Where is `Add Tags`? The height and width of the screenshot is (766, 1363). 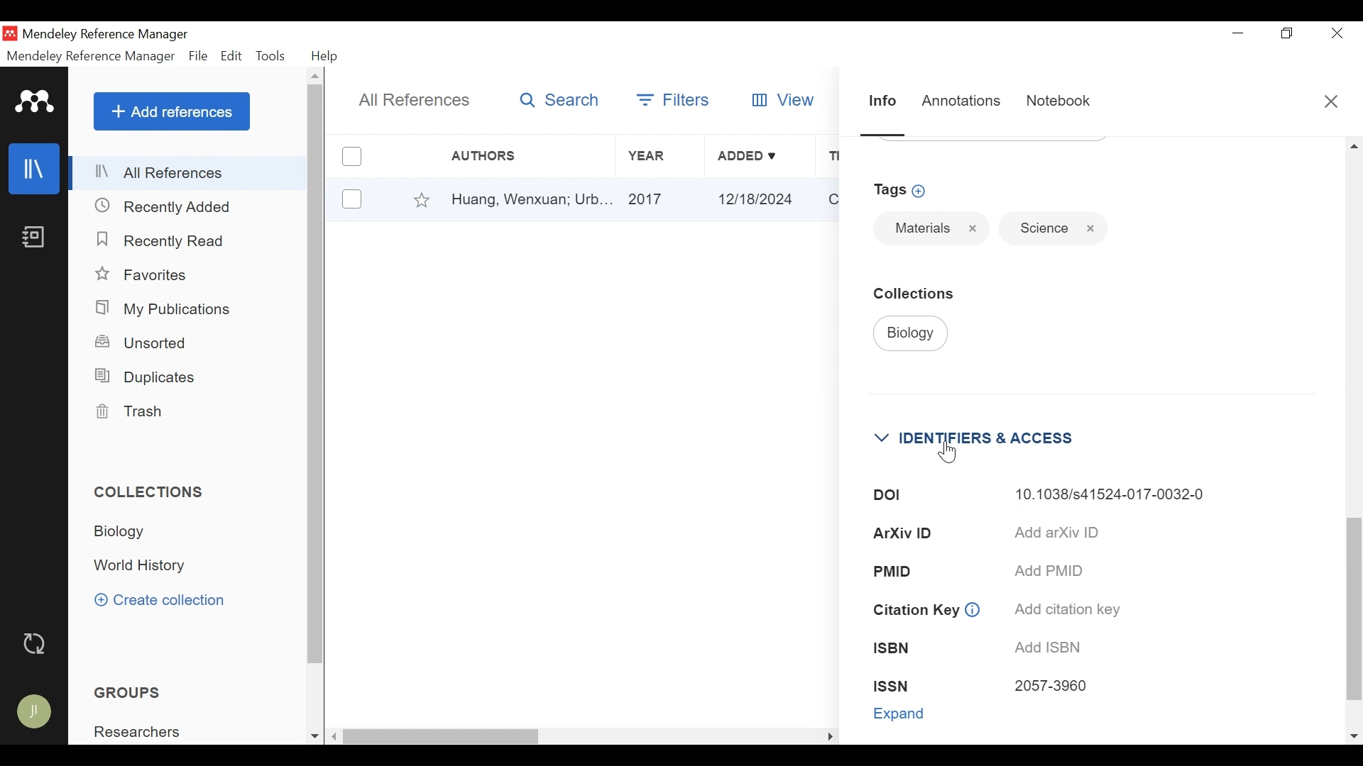 Add Tags is located at coordinates (904, 190).